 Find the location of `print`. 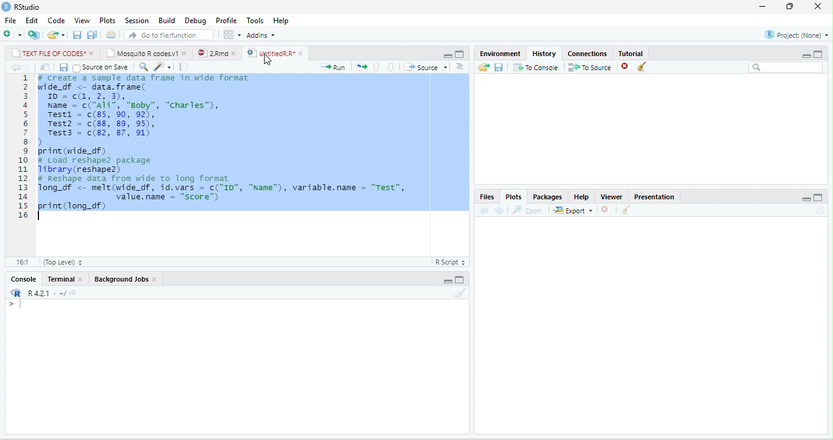

print is located at coordinates (112, 35).